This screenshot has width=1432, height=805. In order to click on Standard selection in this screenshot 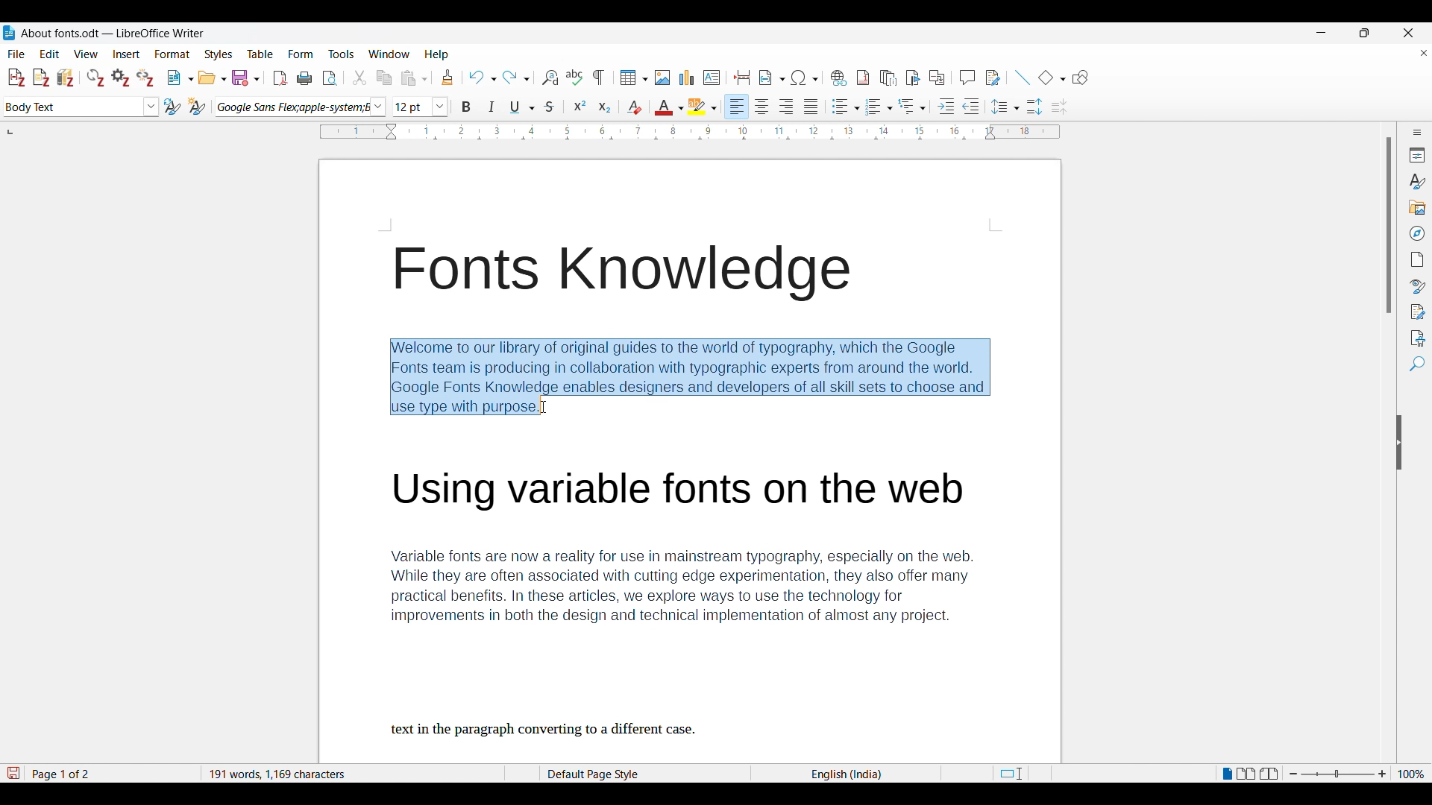, I will do `click(1010, 774)`.